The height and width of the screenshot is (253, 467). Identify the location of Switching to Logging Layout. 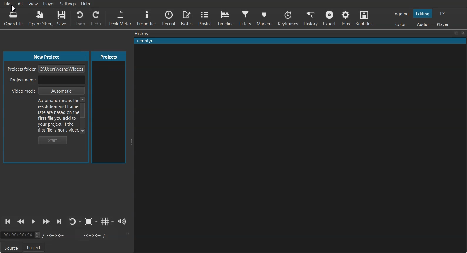
(400, 14).